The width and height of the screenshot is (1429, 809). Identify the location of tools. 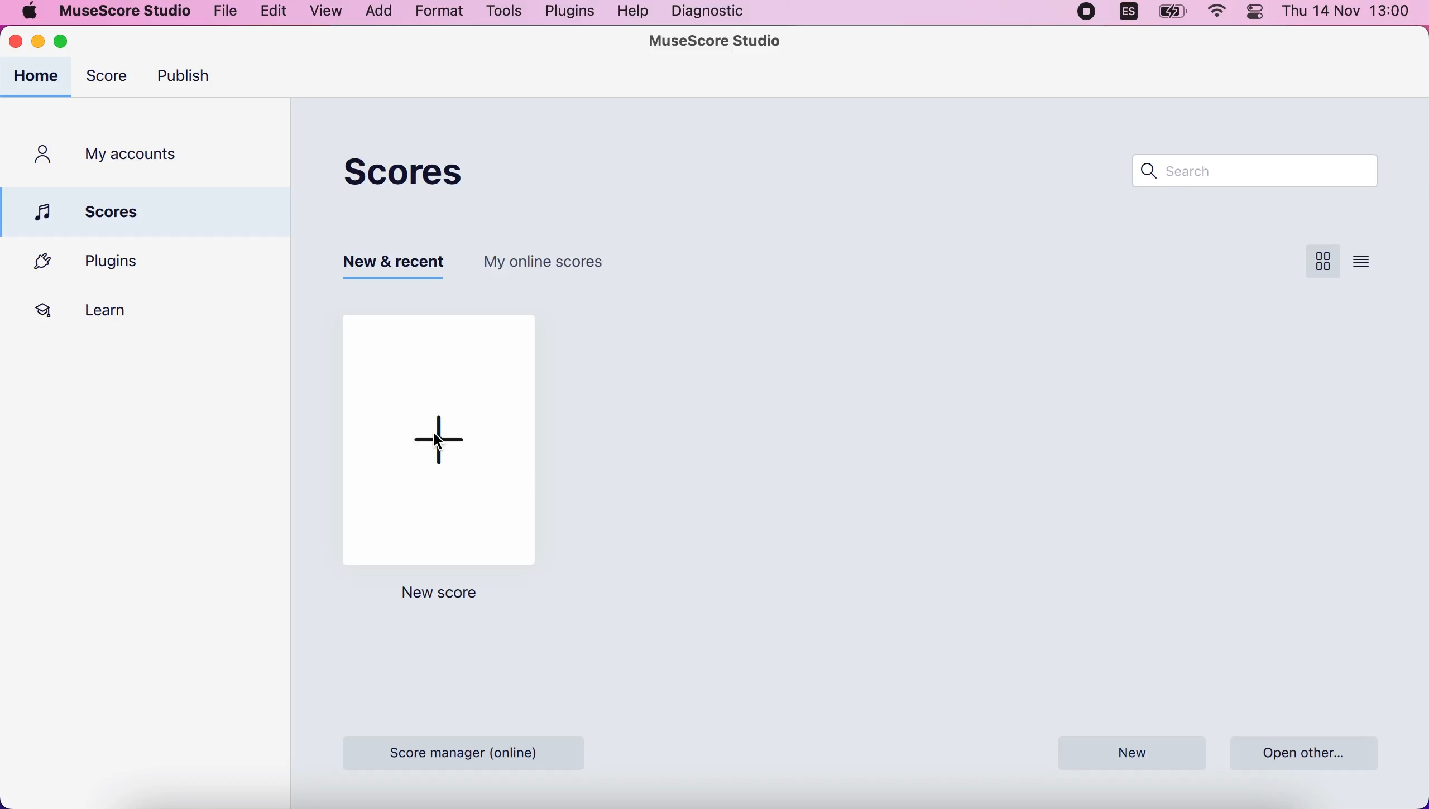
(506, 13).